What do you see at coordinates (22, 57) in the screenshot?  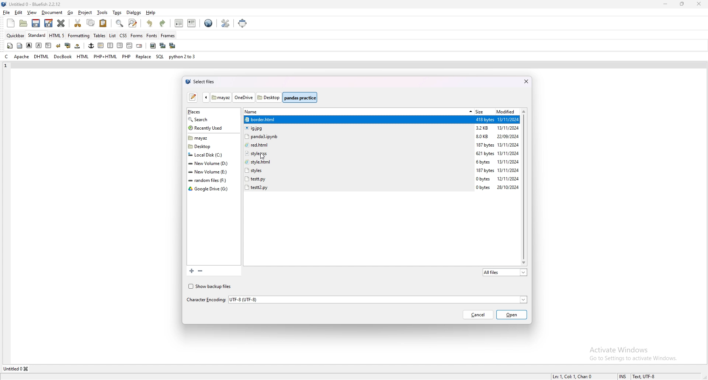 I see `apache` at bounding box center [22, 57].